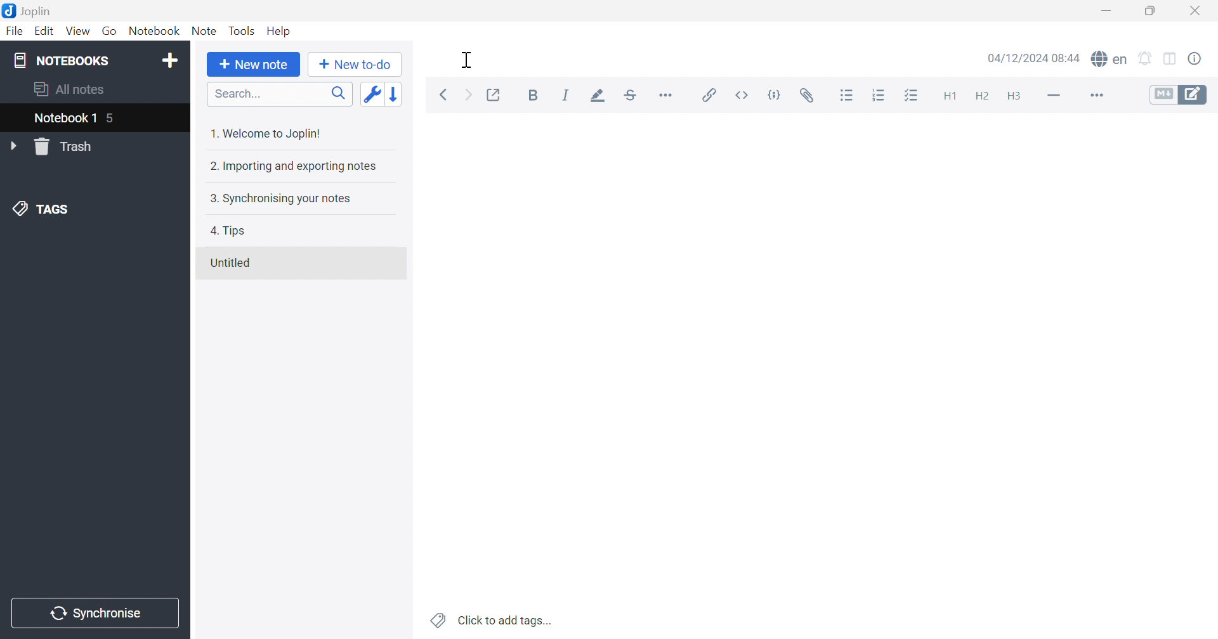 The image size is (1218, 639). What do you see at coordinates (395, 94) in the screenshot?
I see `Reverse sort order` at bounding box center [395, 94].